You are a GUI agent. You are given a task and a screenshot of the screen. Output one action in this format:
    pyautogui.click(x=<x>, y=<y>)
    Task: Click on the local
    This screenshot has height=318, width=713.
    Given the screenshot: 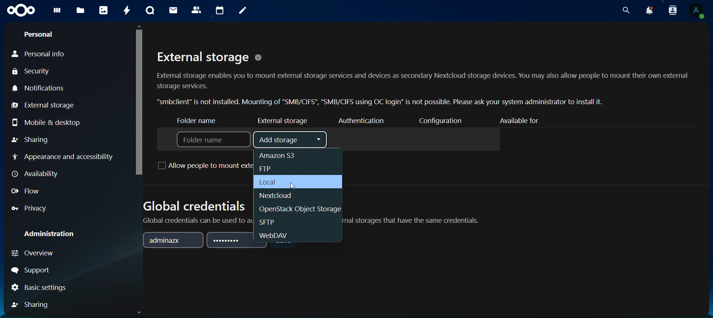 What is the action you would take?
    pyautogui.click(x=277, y=182)
    